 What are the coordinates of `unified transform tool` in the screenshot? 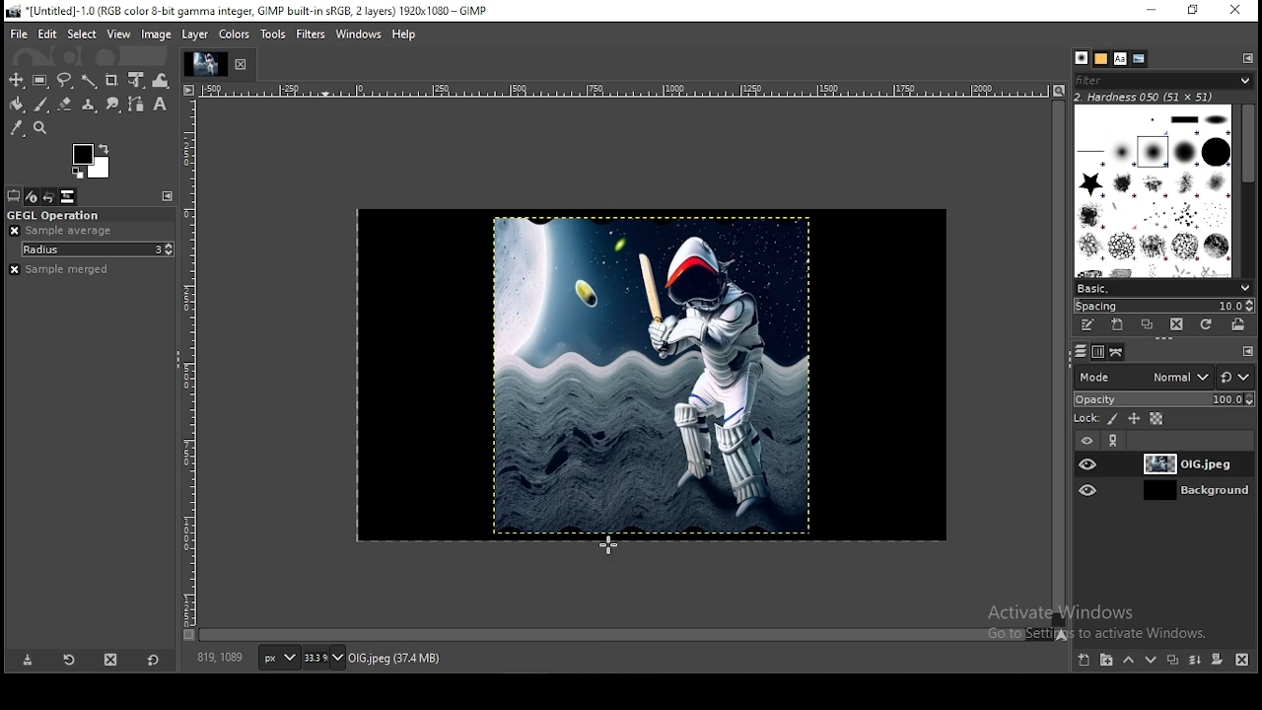 It's located at (138, 79).